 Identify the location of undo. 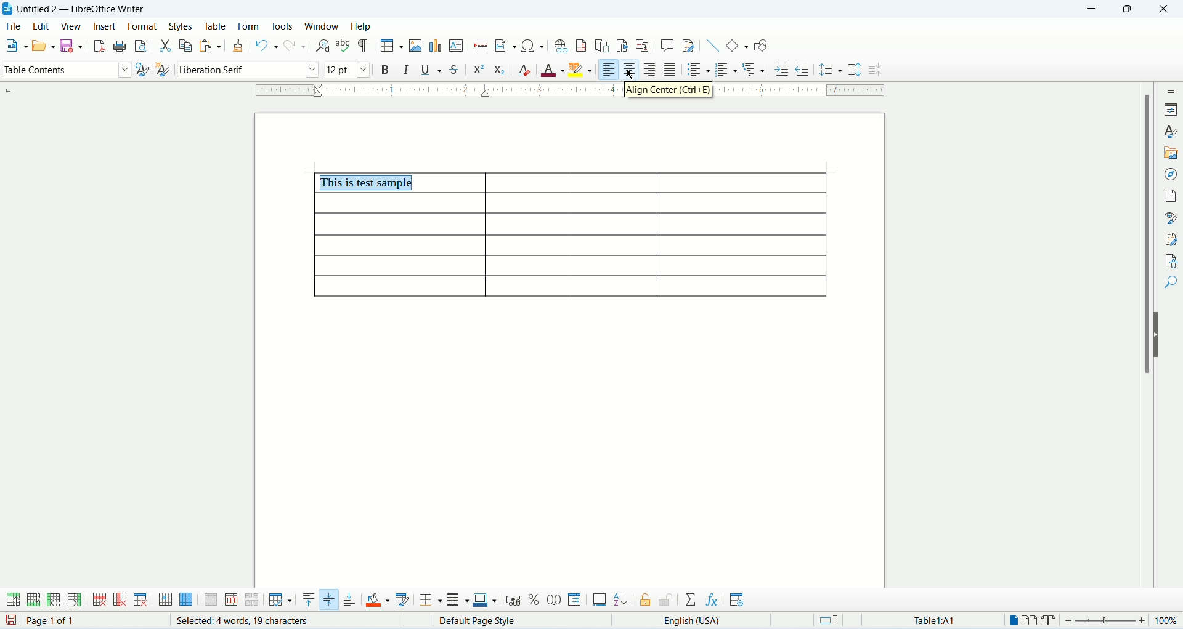
(267, 45).